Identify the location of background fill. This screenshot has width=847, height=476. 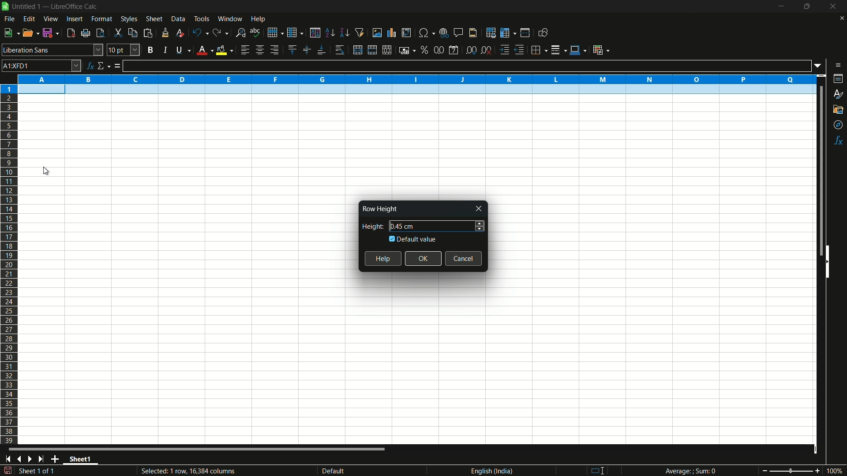
(224, 50).